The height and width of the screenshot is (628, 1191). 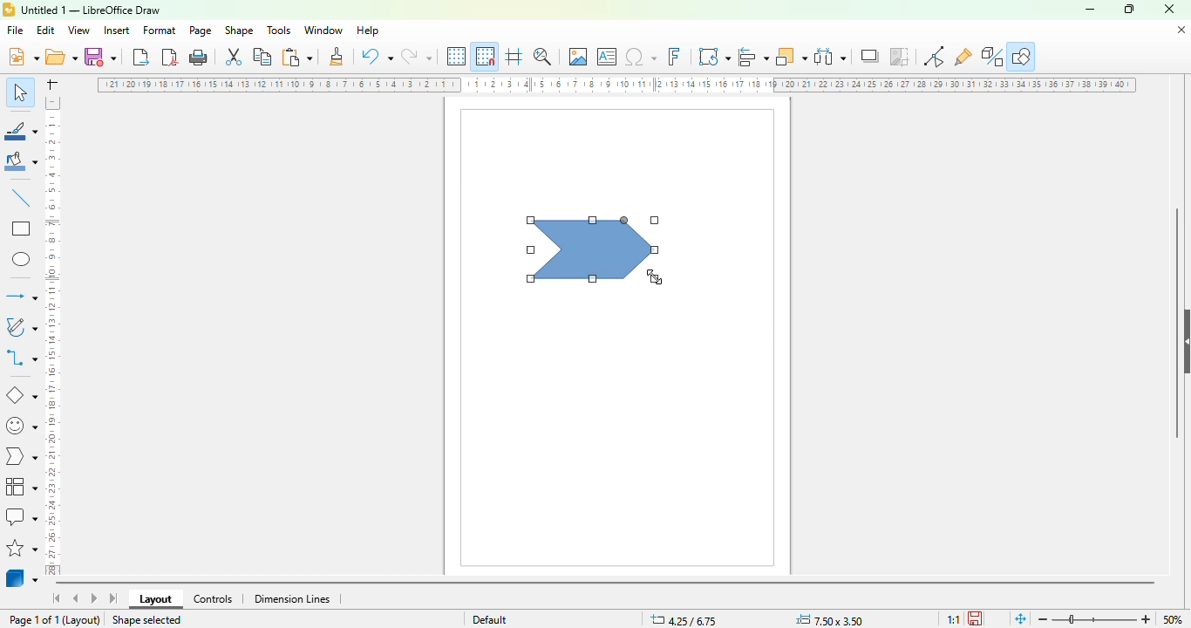 I want to click on maximize, so click(x=1129, y=9).